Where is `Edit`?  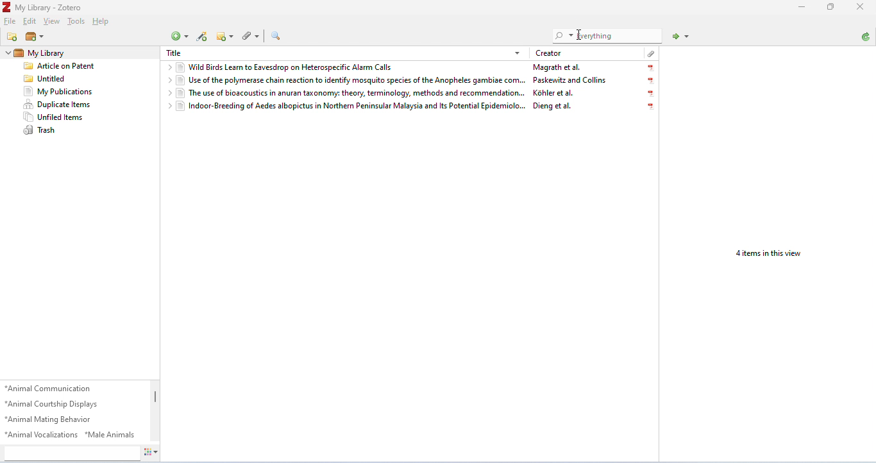
Edit is located at coordinates (29, 22).